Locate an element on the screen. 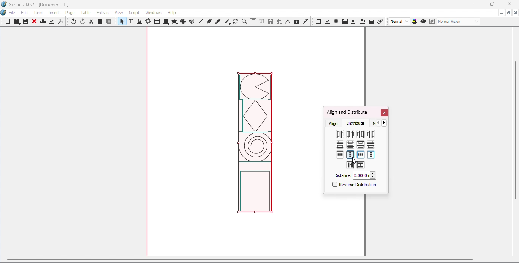  PDF check button is located at coordinates (328, 21).